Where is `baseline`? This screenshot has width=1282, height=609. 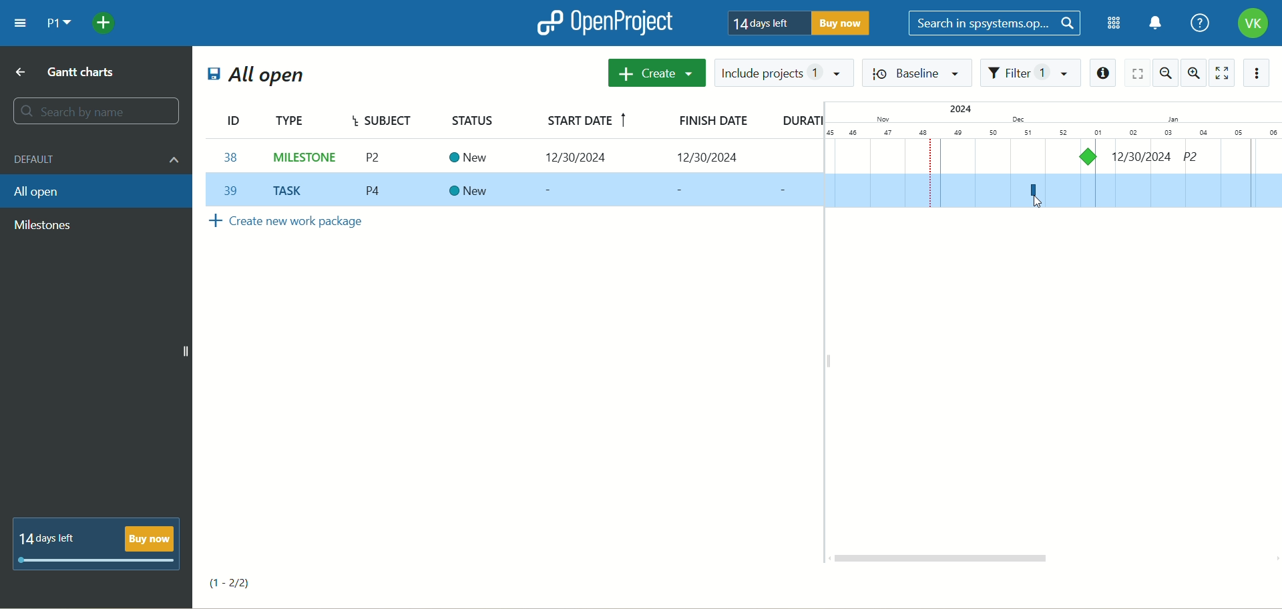
baseline is located at coordinates (919, 73).